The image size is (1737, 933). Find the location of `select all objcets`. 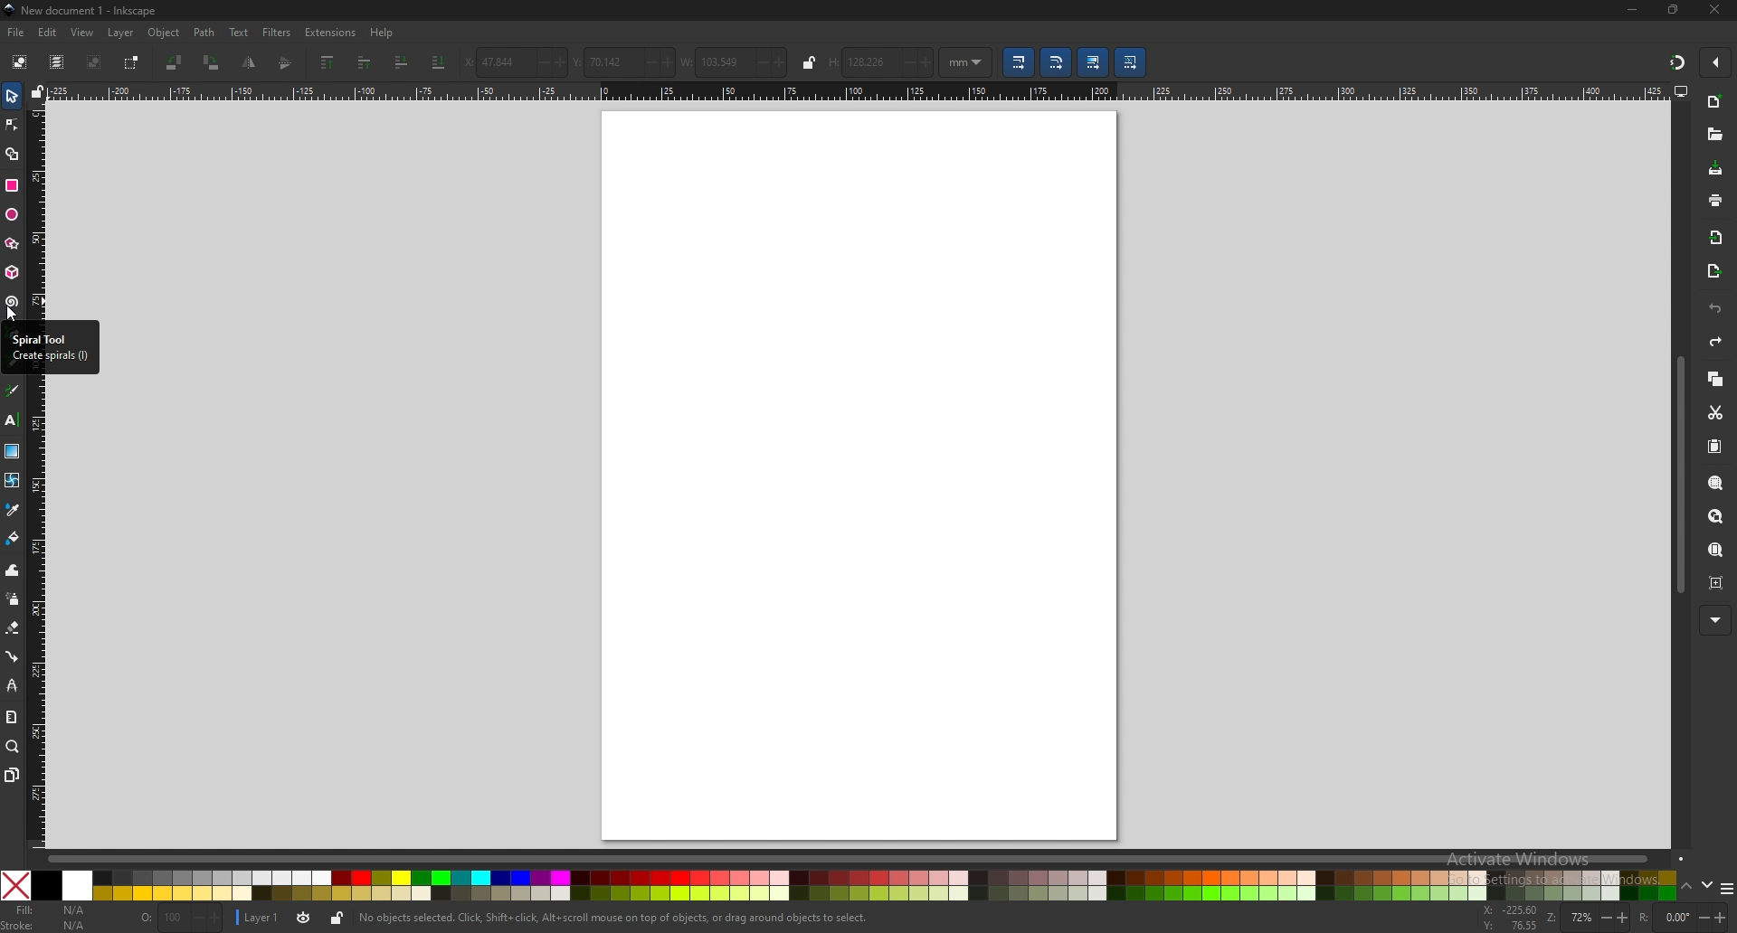

select all objcets is located at coordinates (18, 63).